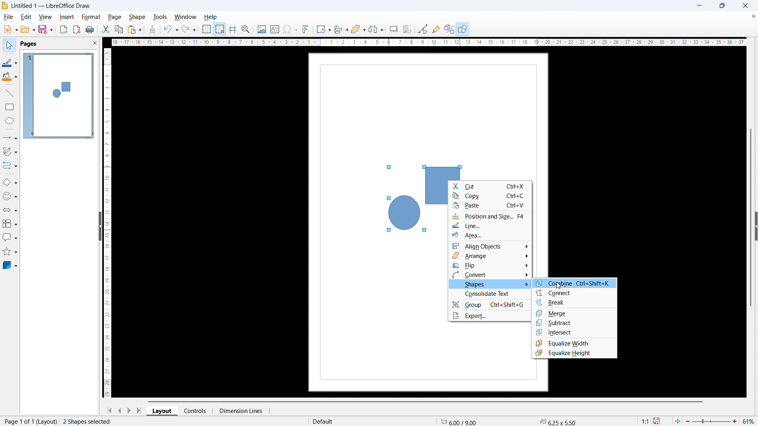  I want to click on merge, so click(575, 313).